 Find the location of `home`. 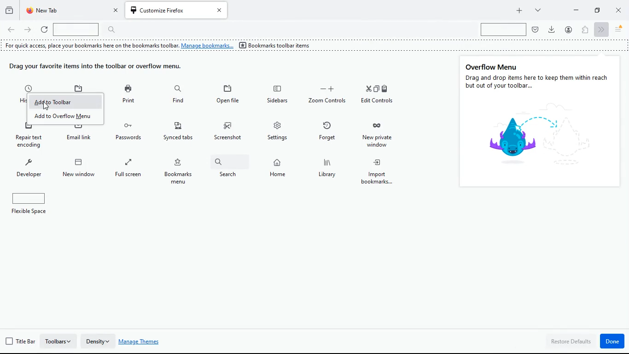

home is located at coordinates (278, 170).